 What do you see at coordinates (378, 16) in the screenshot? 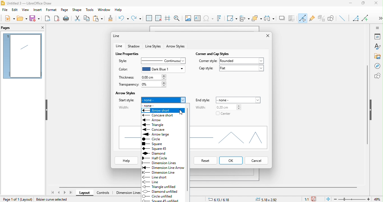
I see `Show more` at bounding box center [378, 16].